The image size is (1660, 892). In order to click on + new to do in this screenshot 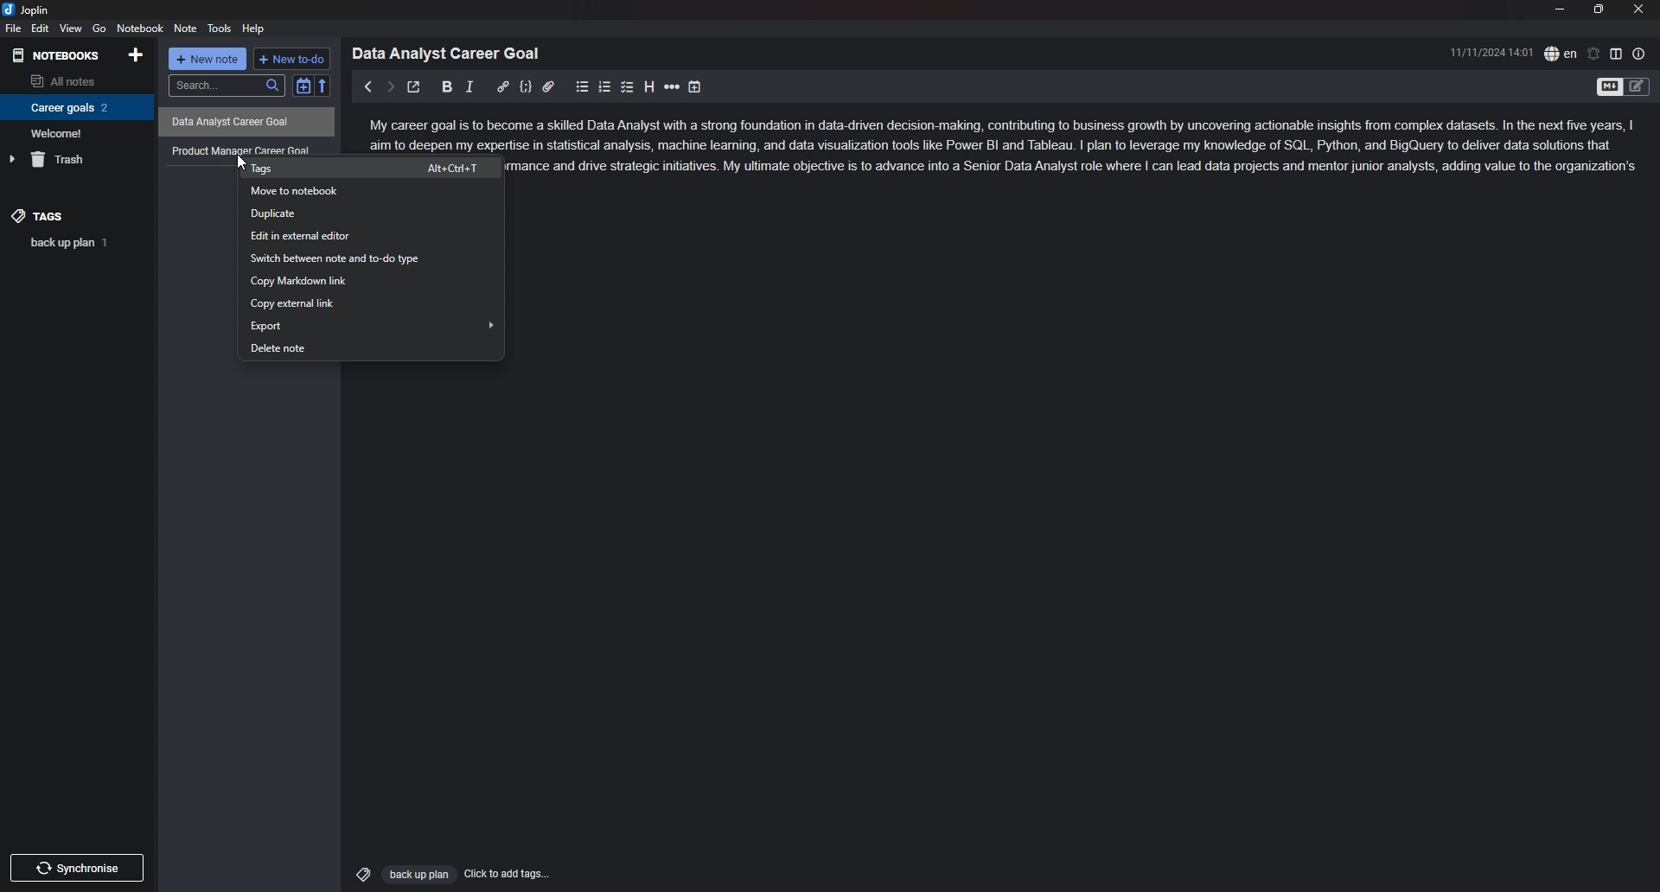, I will do `click(290, 59)`.